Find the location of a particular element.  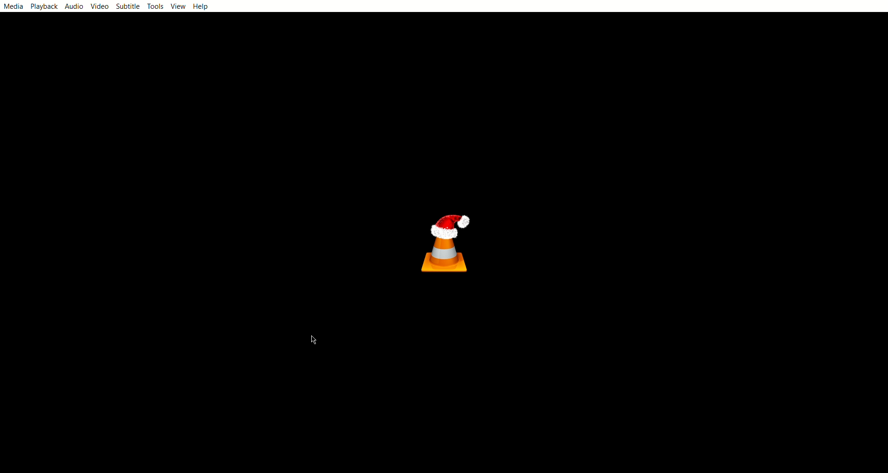

view is located at coordinates (179, 6).